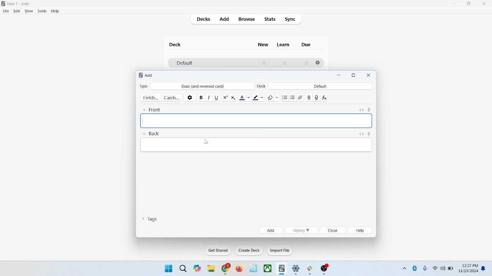  I want to click on close, so click(485, 5).